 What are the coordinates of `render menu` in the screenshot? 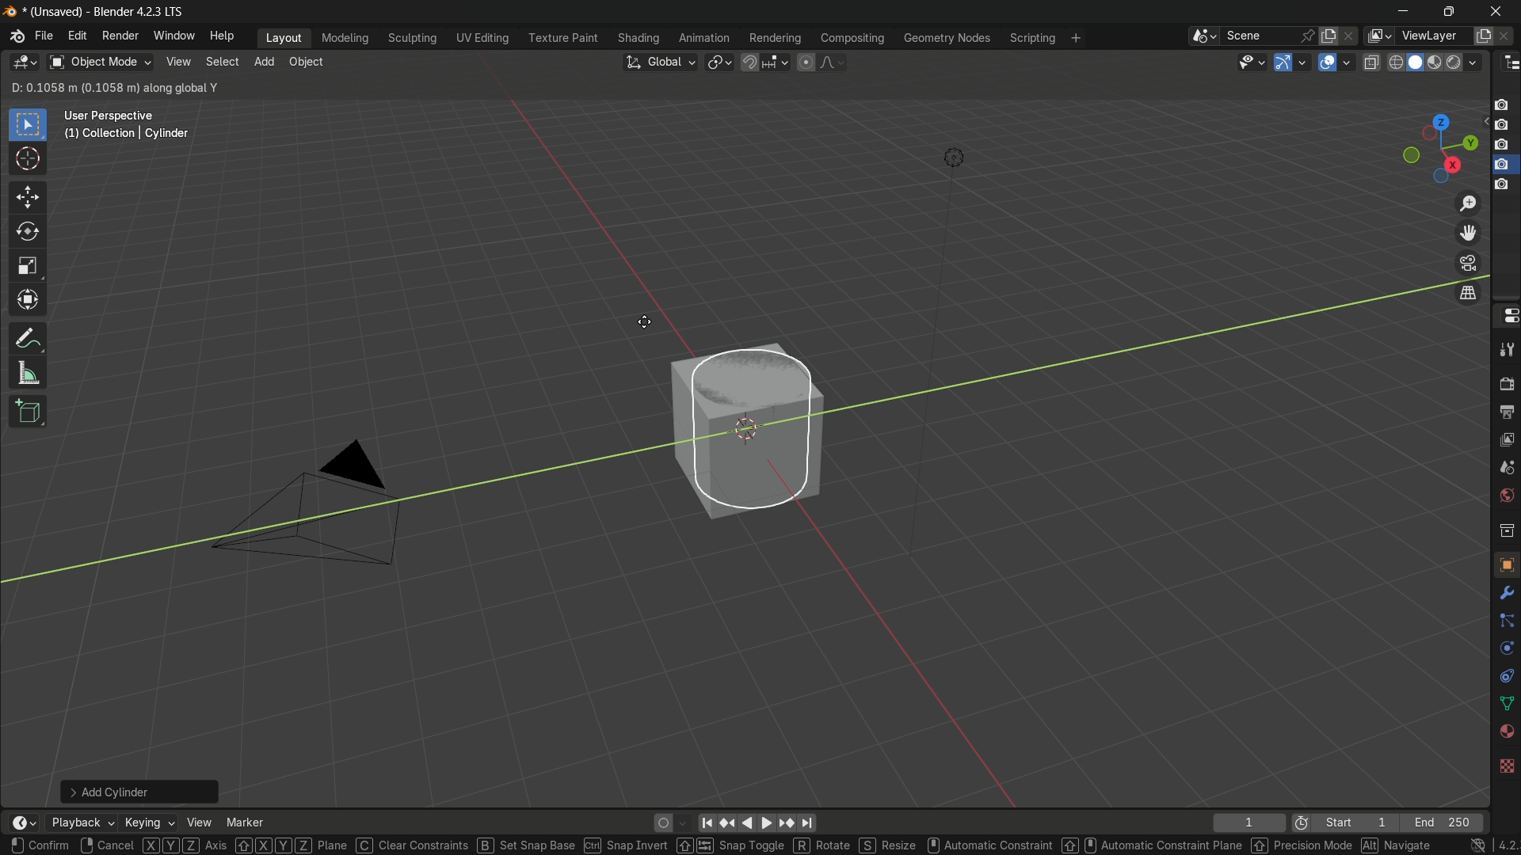 It's located at (119, 37).